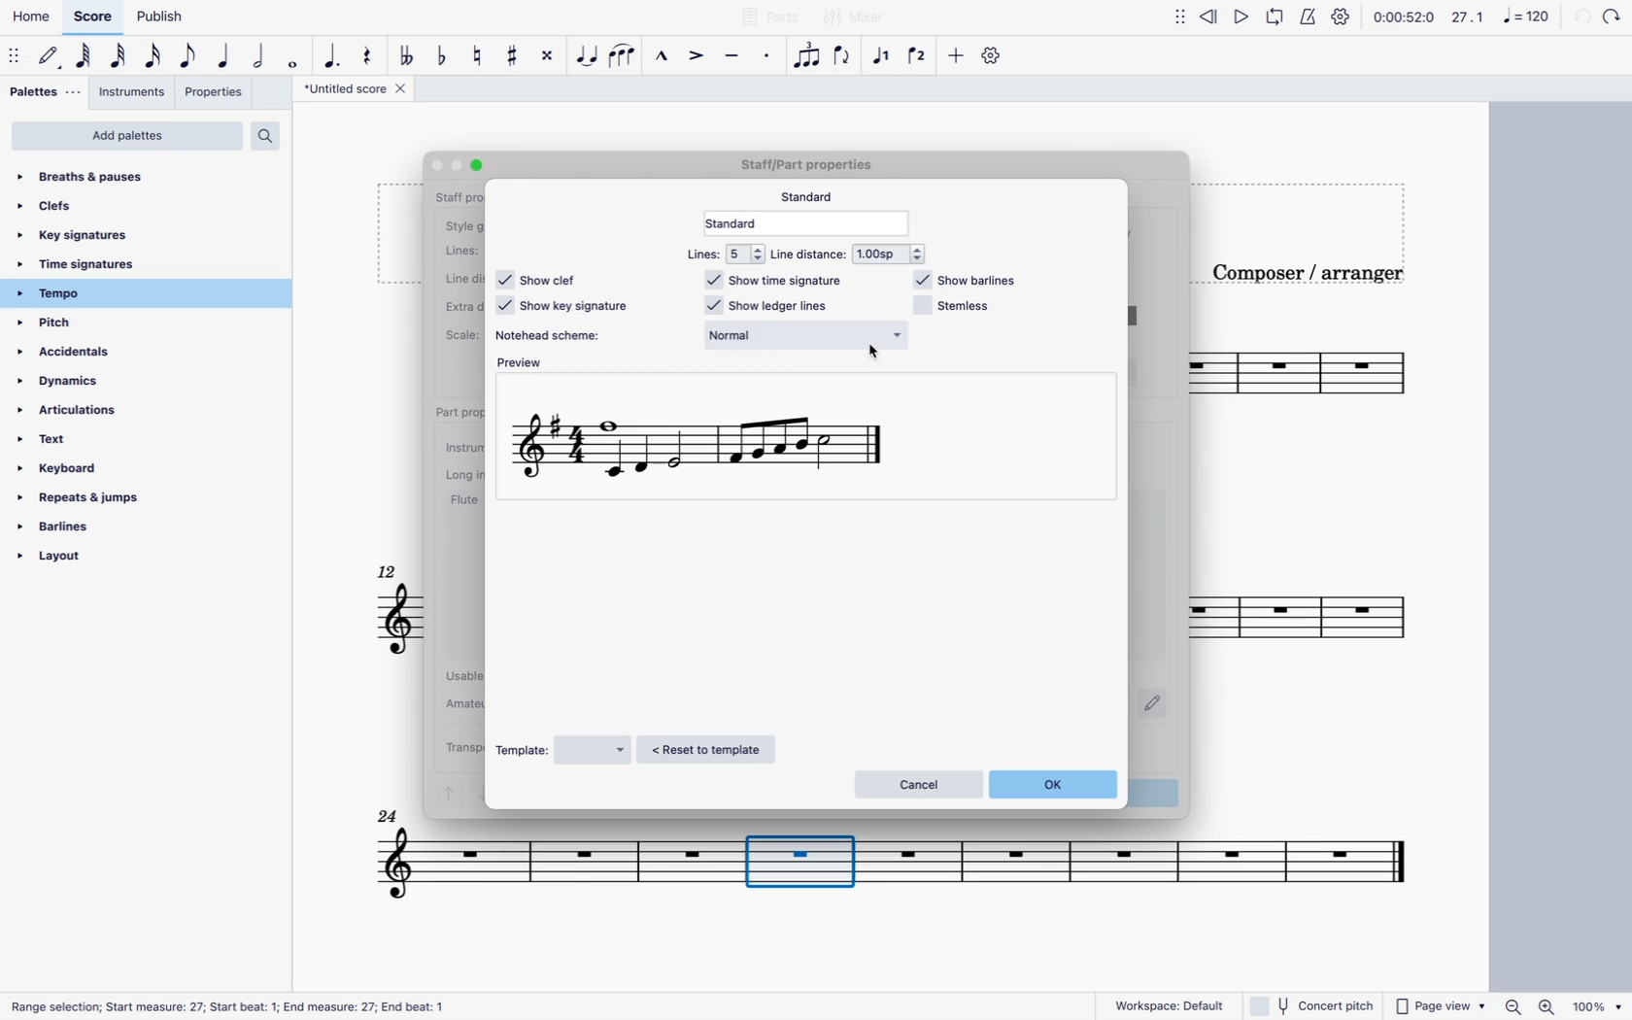 The width and height of the screenshot is (1632, 1020). Describe the element at coordinates (95, 16) in the screenshot. I see `score` at that location.